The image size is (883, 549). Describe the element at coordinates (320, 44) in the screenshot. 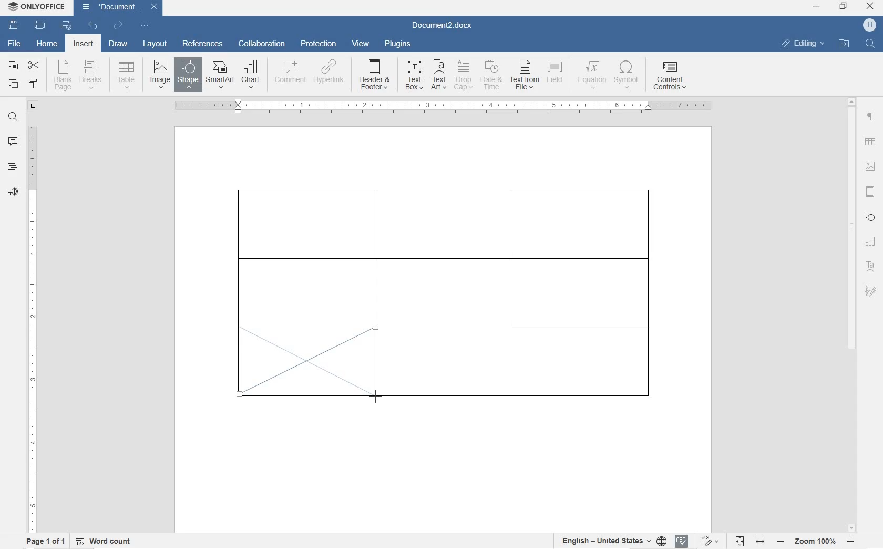

I see `protection` at that location.